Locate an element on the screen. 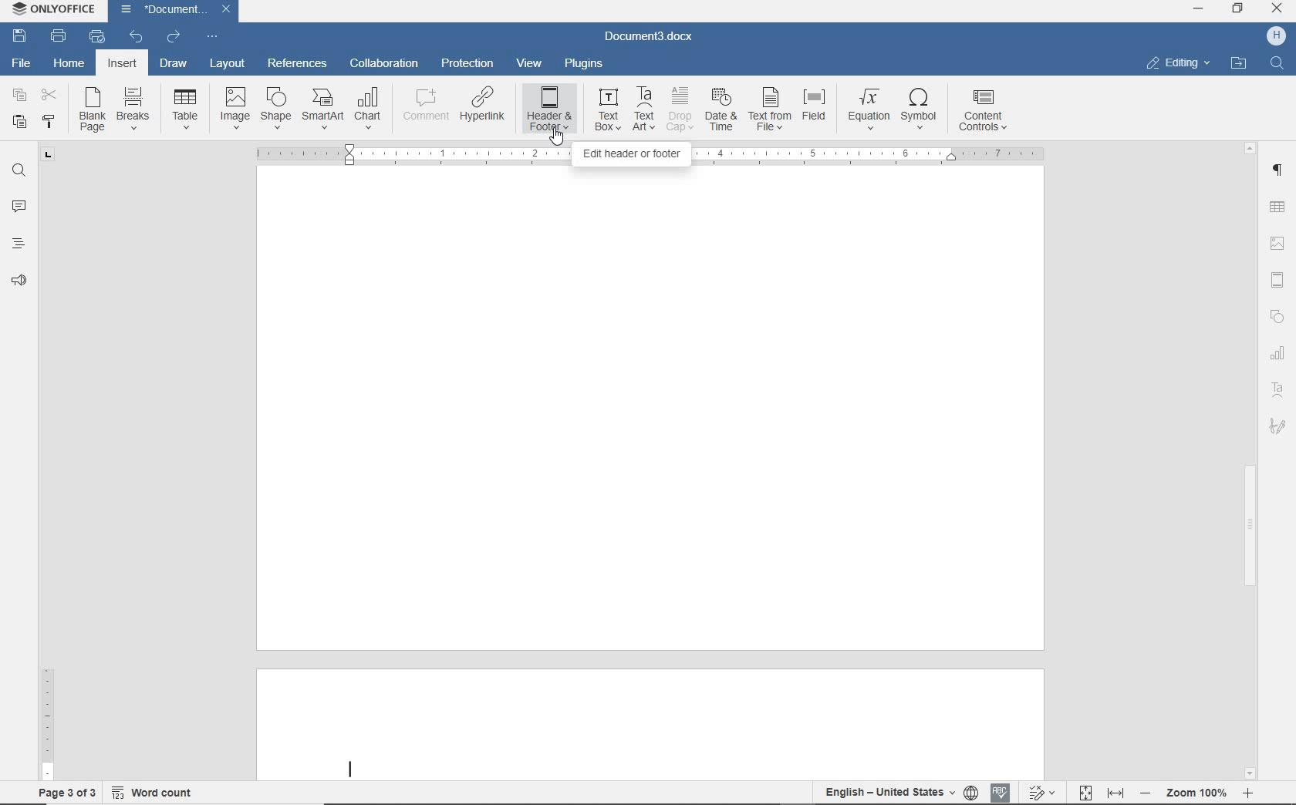 This screenshot has height=805, width=1296. cursor is located at coordinates (555, 140).